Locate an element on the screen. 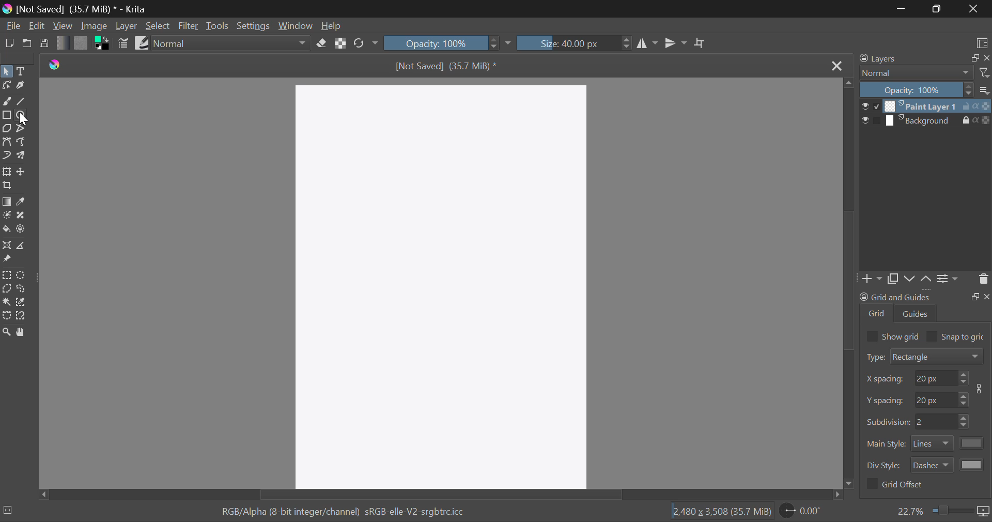 The height and width of the screenshot is (522, 992). Magnetic Selection is located at coordinates (23, 315).